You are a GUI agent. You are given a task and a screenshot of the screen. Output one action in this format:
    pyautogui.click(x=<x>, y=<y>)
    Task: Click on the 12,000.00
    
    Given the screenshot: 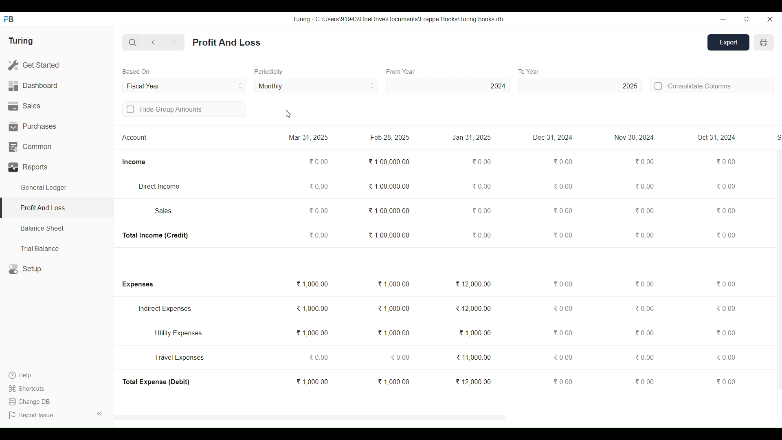 What is the action you would take?
    pyautogui.click(x=474, y=381)
    